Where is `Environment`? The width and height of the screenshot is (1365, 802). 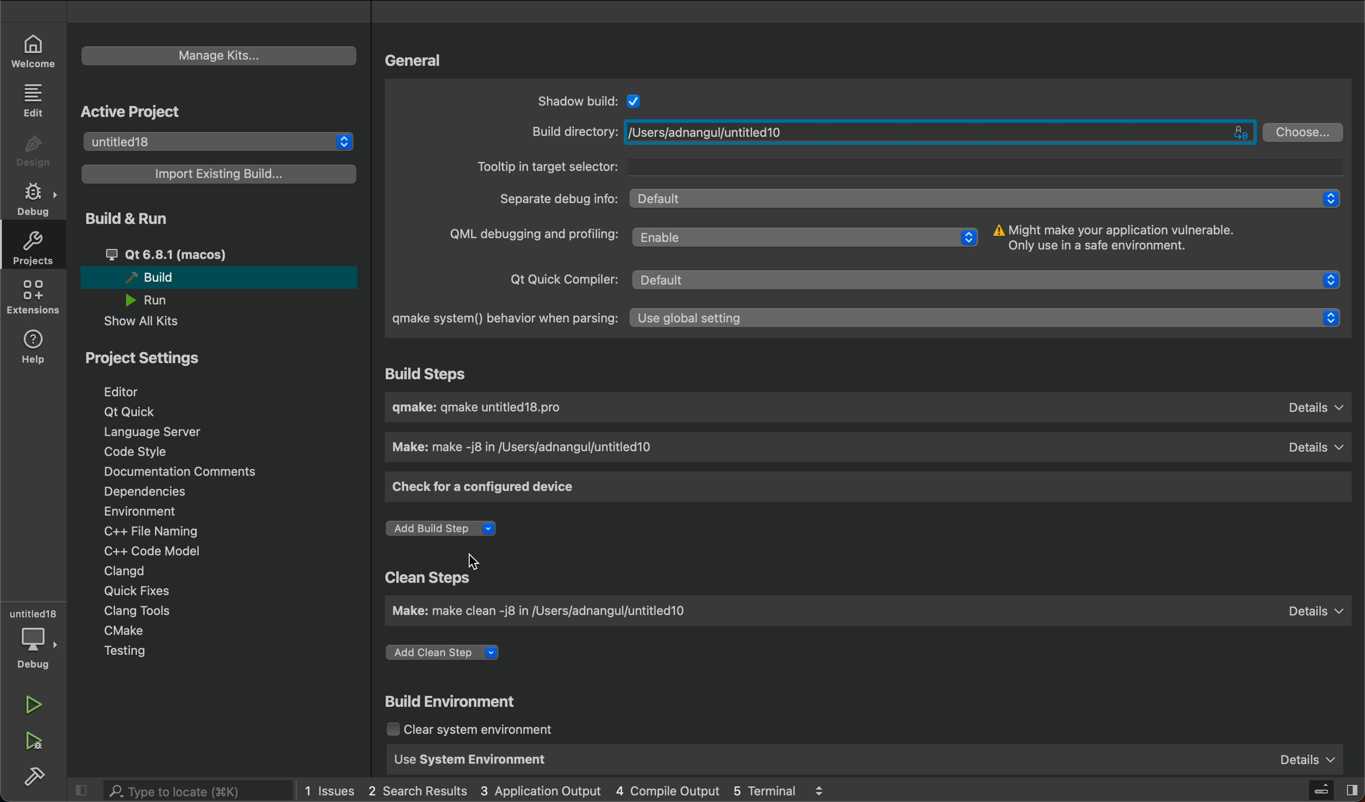 Environment is located at coordinates (140, 511).